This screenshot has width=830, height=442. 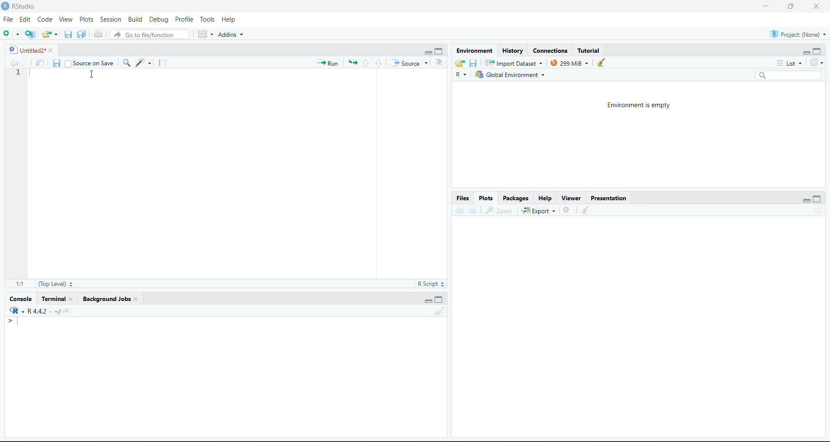 I want to click on History, so click(x=513, y=51).